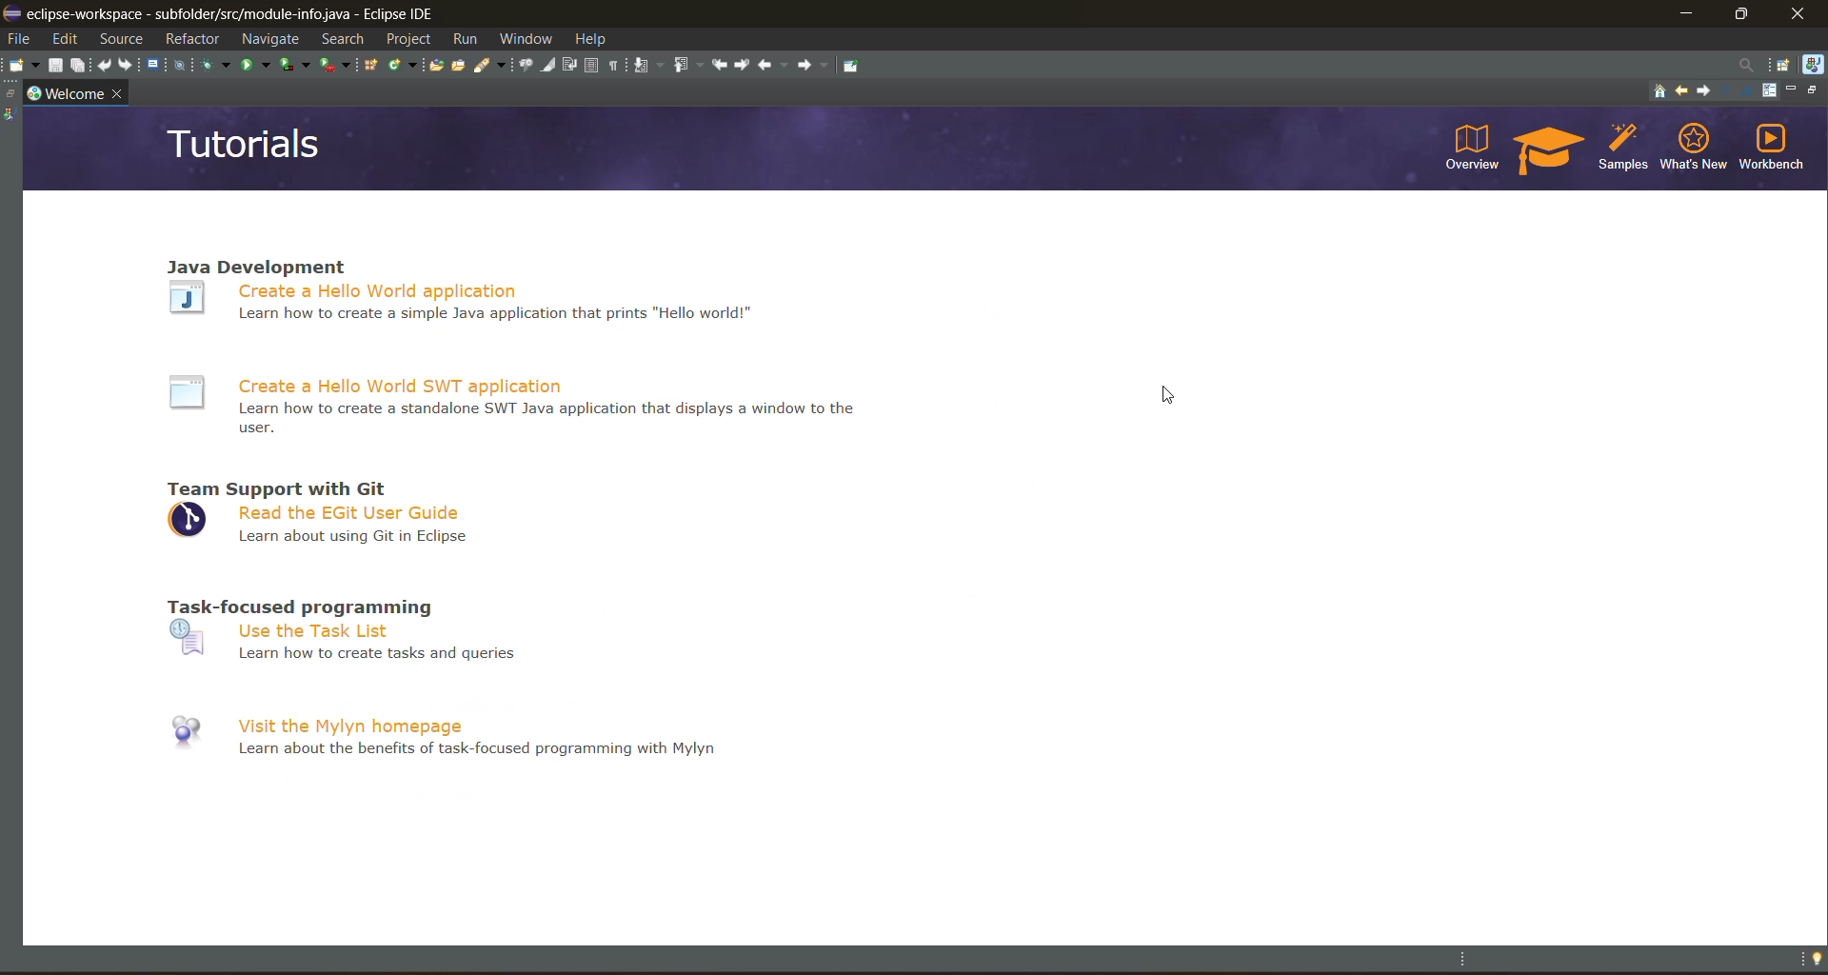 Image resolution: width=1828 pixels, height=975 pixels. Describe the element at coordinates (115, 90) in the screenshot. I see `close` at that location.